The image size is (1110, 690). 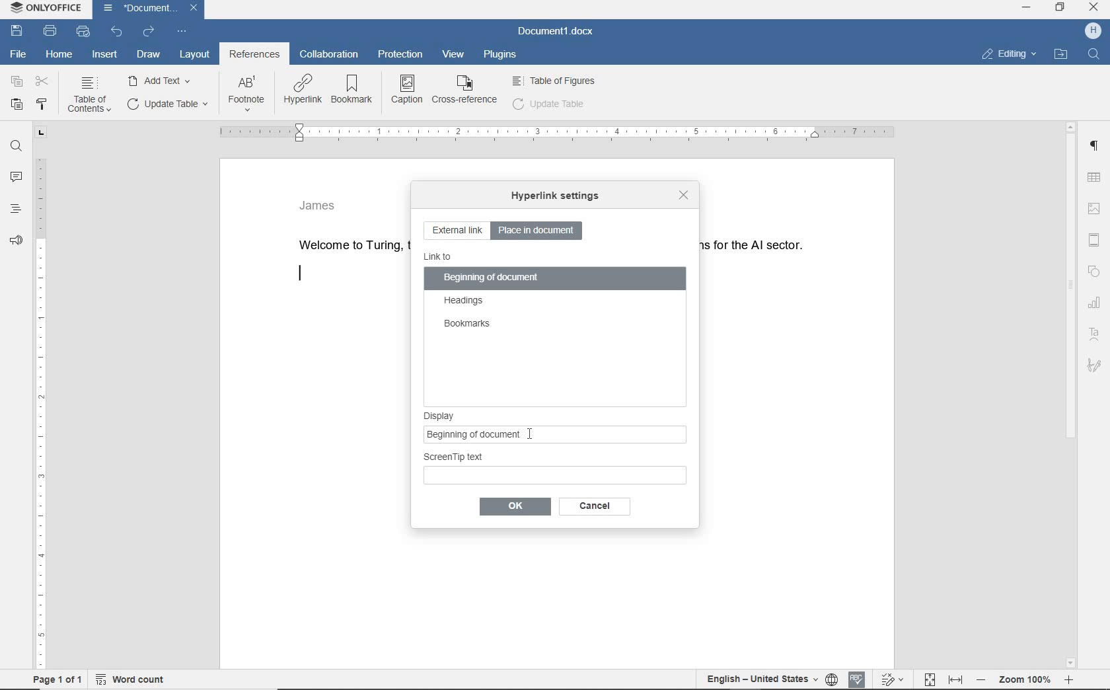 I want to click on Signature, so click(x=1095, y=366).